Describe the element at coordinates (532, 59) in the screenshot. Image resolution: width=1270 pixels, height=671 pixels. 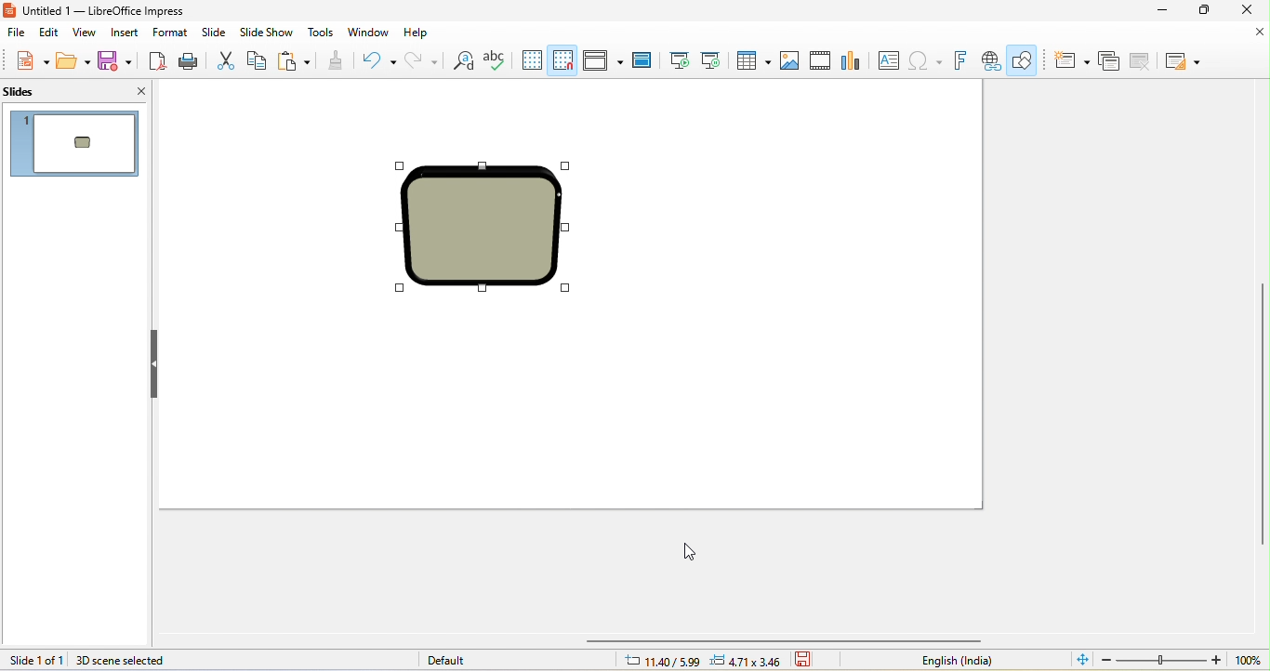
I see `display grid` at that location.